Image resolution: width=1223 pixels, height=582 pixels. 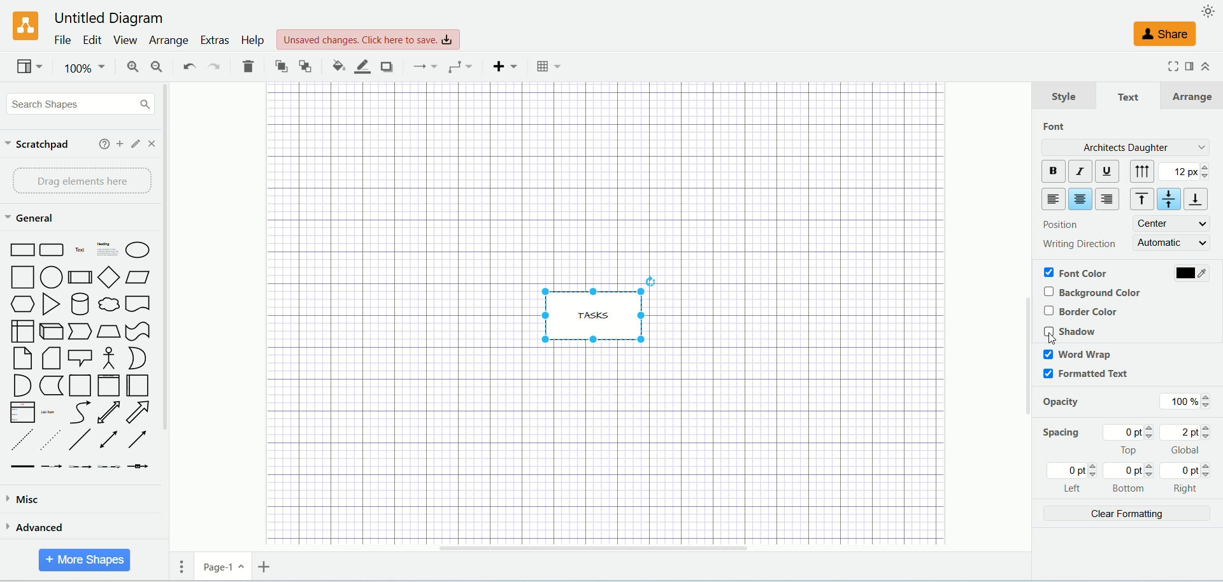 What do you see at coordinates (1085, 376) in the screenshot?
I see `formatted text` at bounding box center [1085, 376].